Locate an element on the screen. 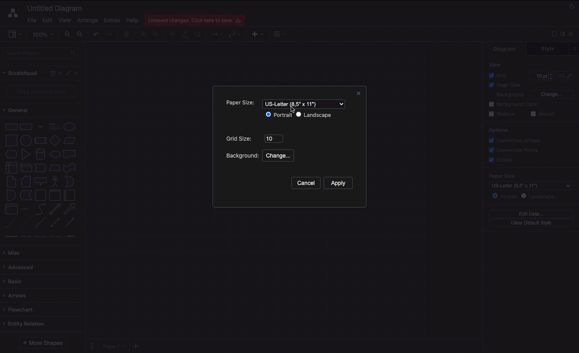  Circle is located at coordinates (26, 139).